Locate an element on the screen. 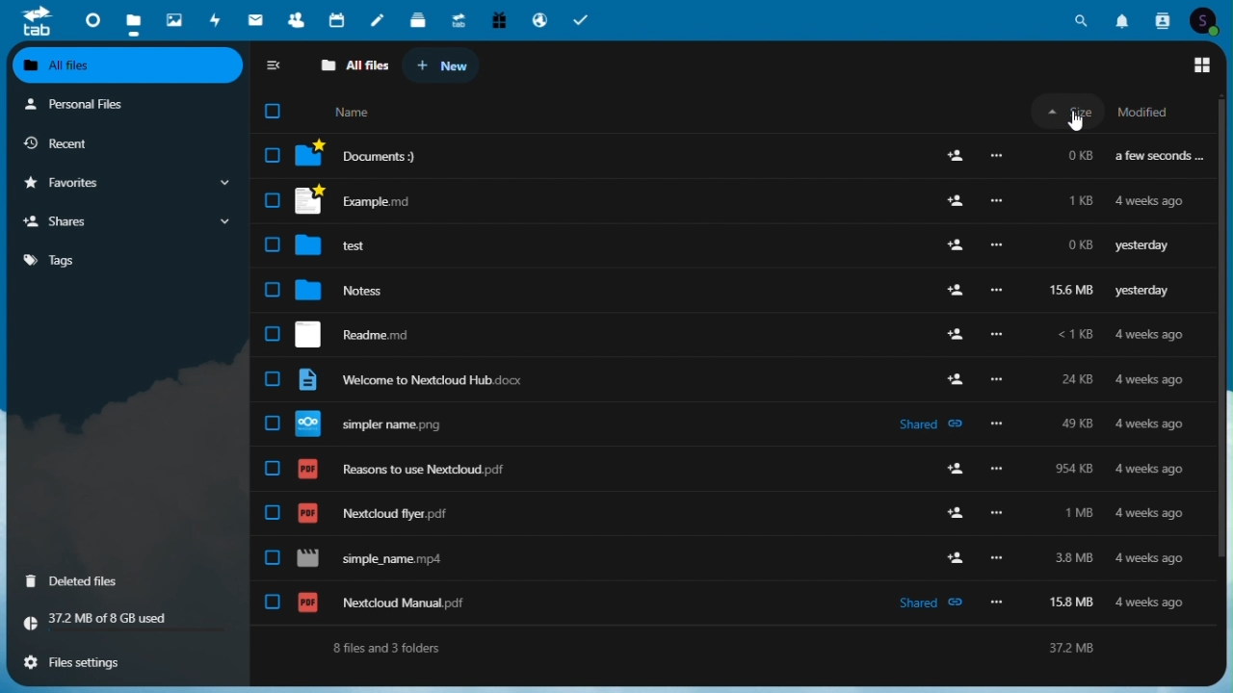 This screenshot has height=693, width=1233. email hosting is located at coordinates (539, 20).